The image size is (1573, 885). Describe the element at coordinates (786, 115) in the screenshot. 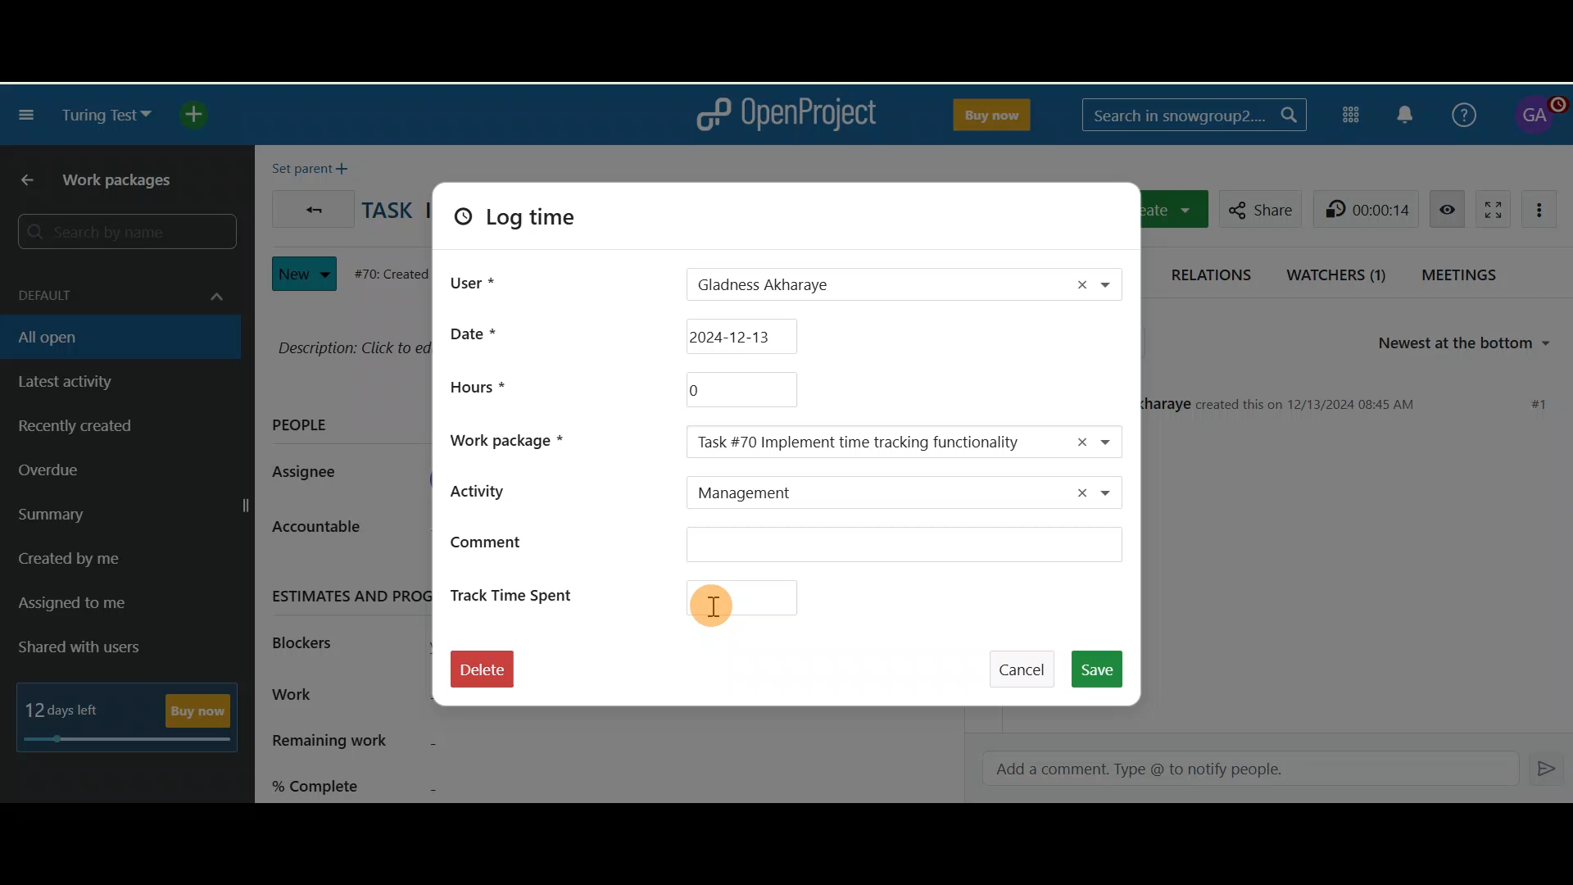

I see `OpenProject` at that location.